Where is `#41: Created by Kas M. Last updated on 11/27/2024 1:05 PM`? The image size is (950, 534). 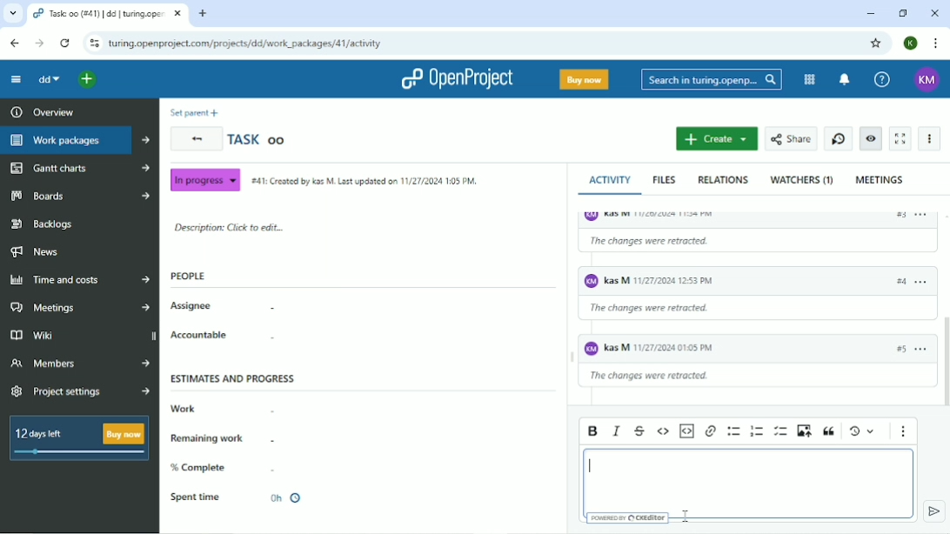 #41: Created by Kas M. Last updated on 11/27/2024 1:05 PM is located at coordinates (363, 180).